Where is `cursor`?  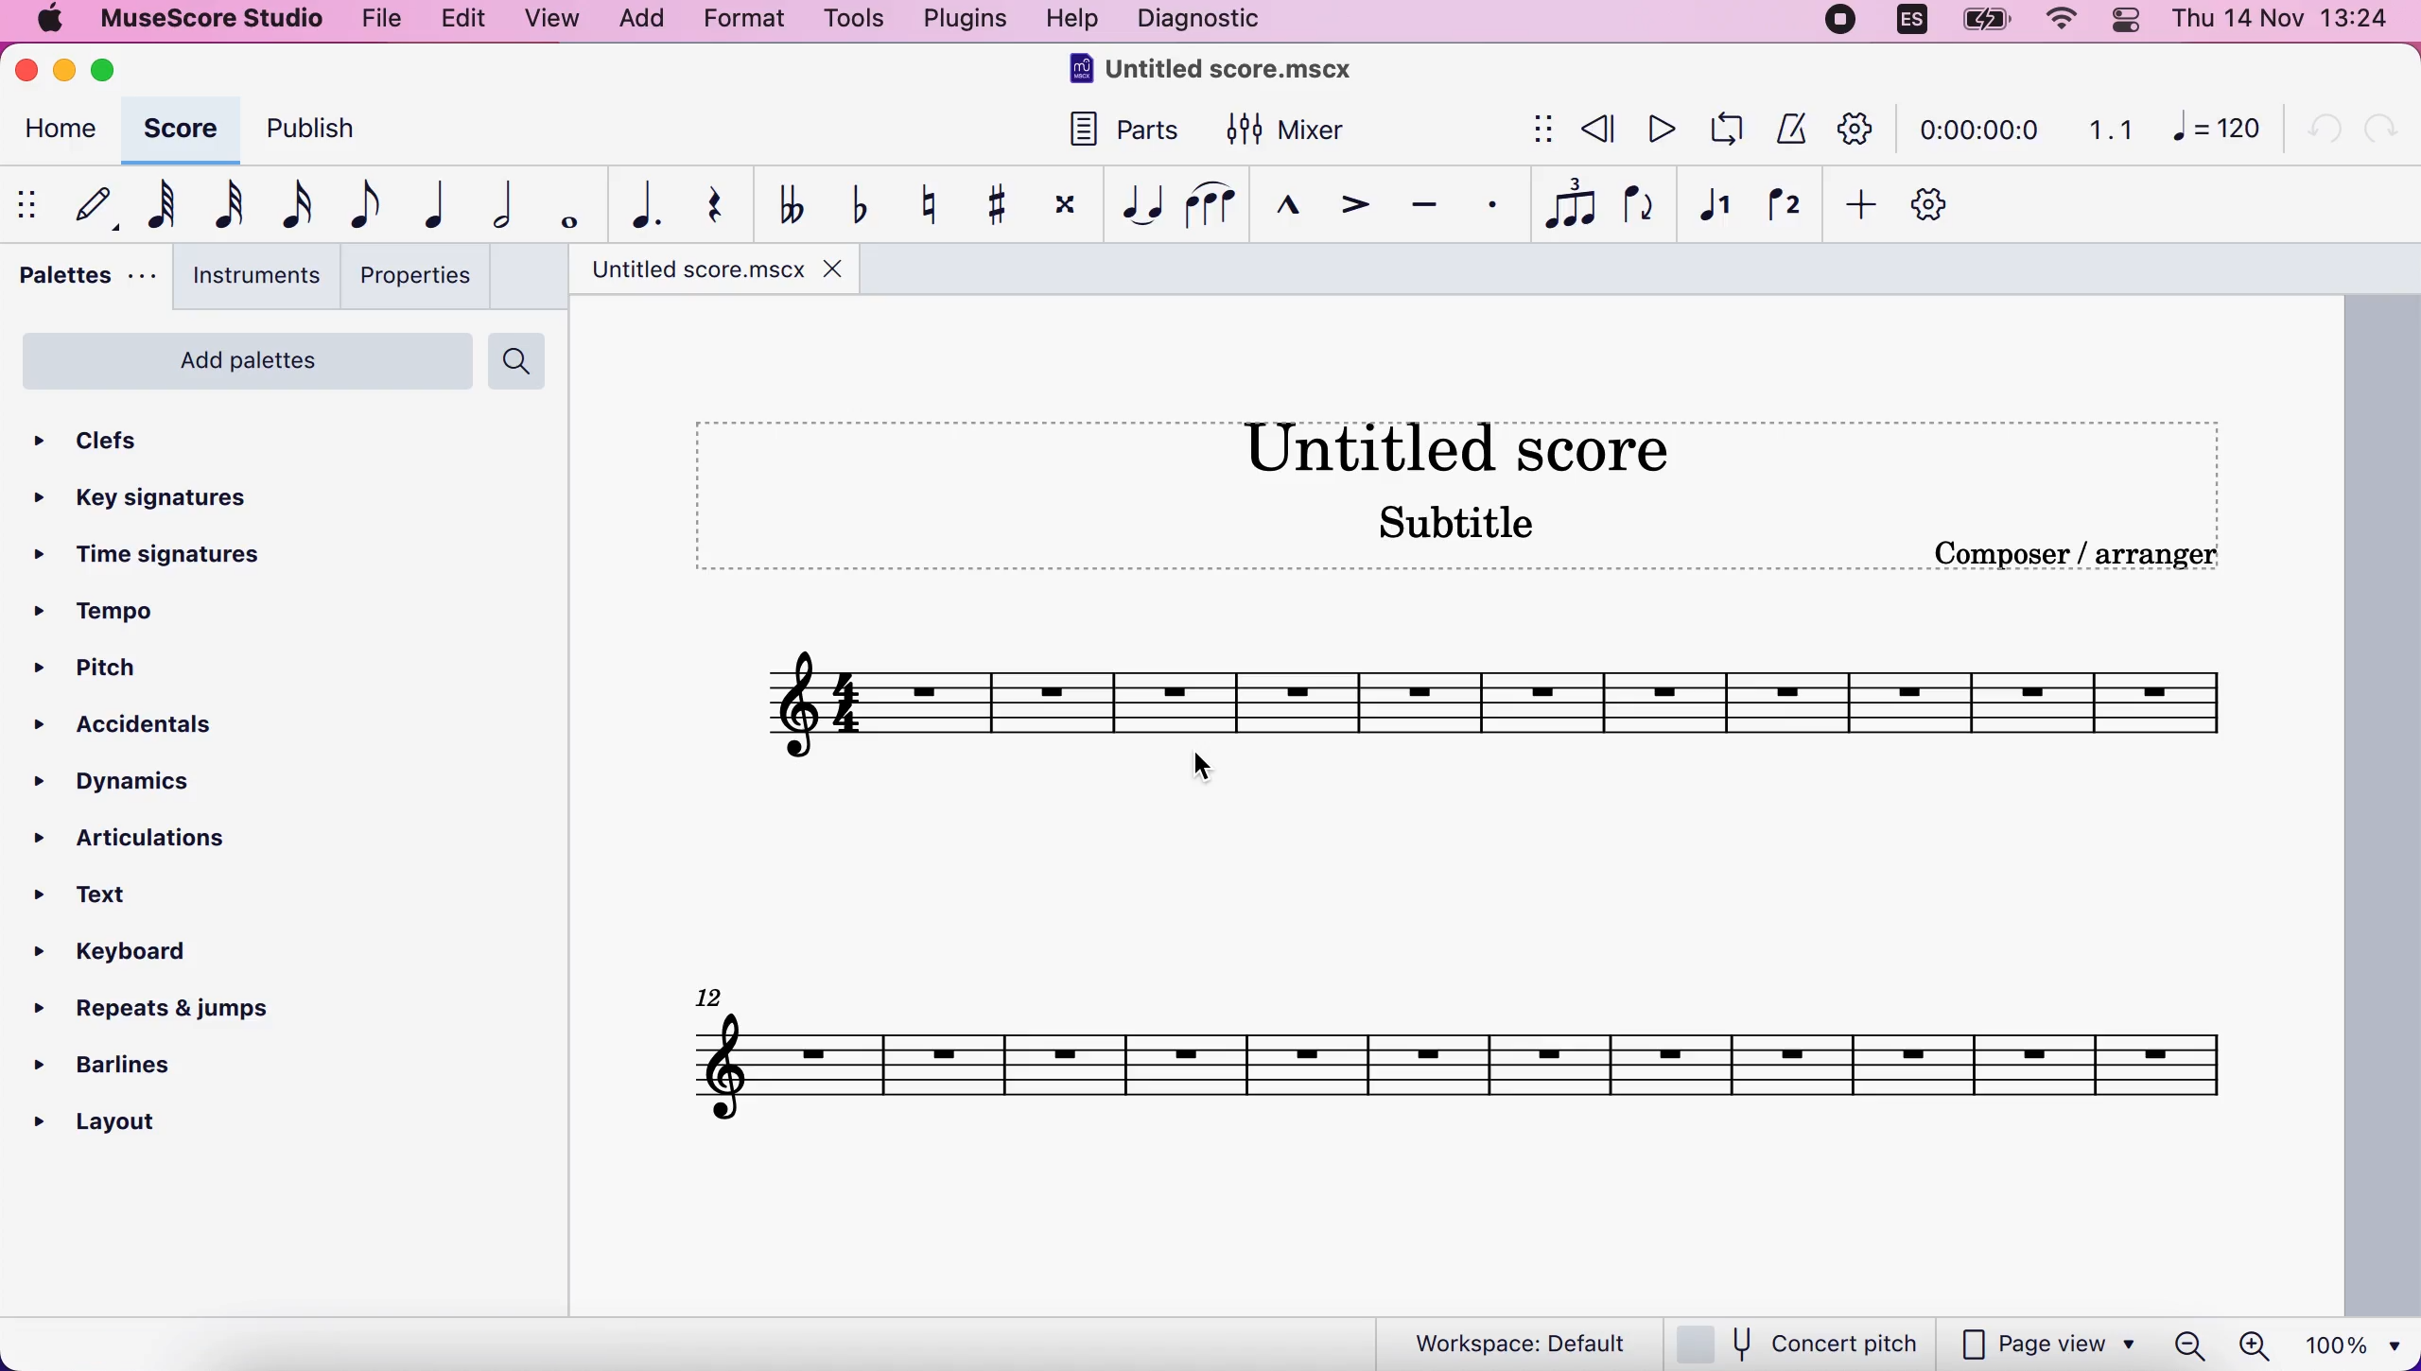 cursor is located at coordinates (1199, 765).